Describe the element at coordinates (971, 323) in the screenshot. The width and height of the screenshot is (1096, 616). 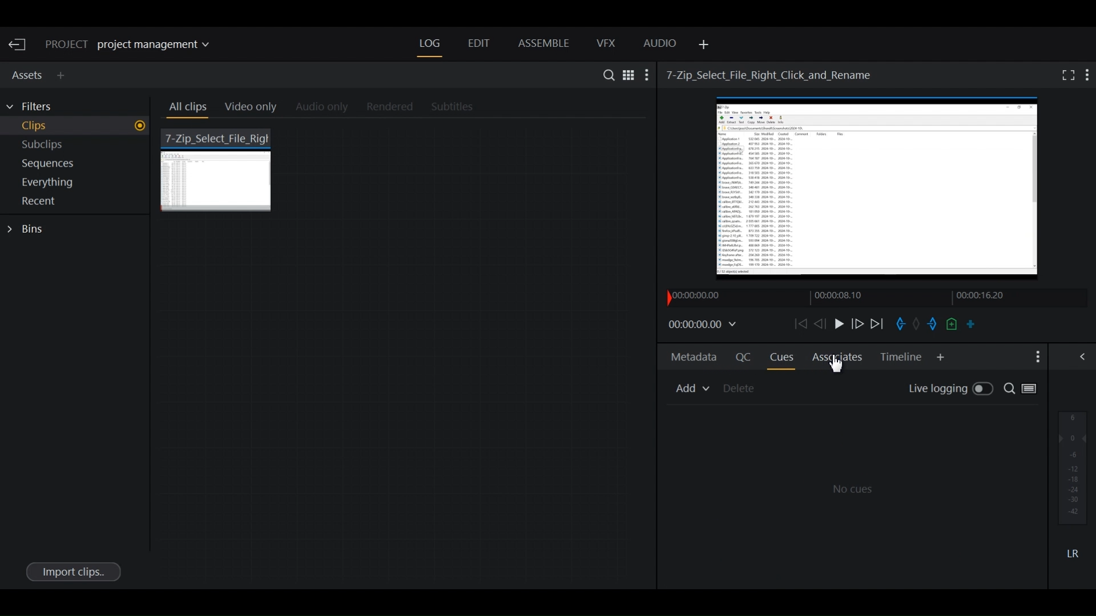
I see `Make a subclip from the marked section` at that location.